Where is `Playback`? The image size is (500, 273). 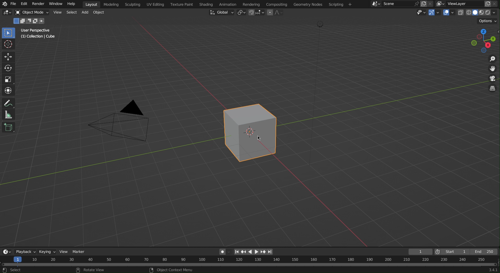
Playback is located at coordinates (26, 251).